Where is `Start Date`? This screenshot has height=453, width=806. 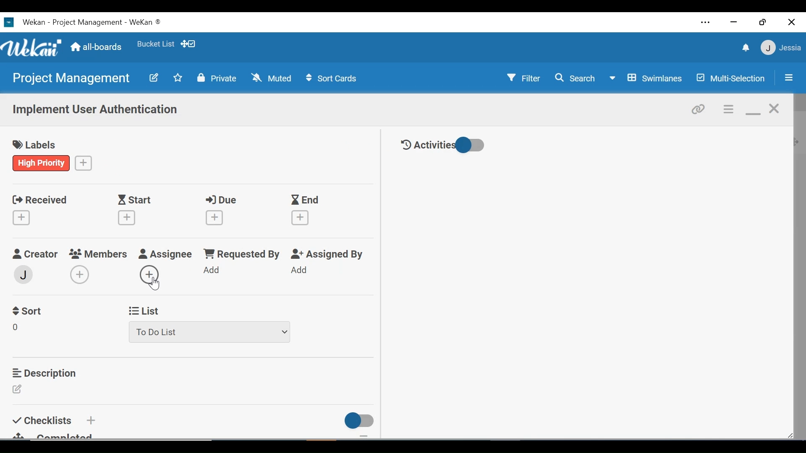 Start Date is located at coordinates (136, 200).